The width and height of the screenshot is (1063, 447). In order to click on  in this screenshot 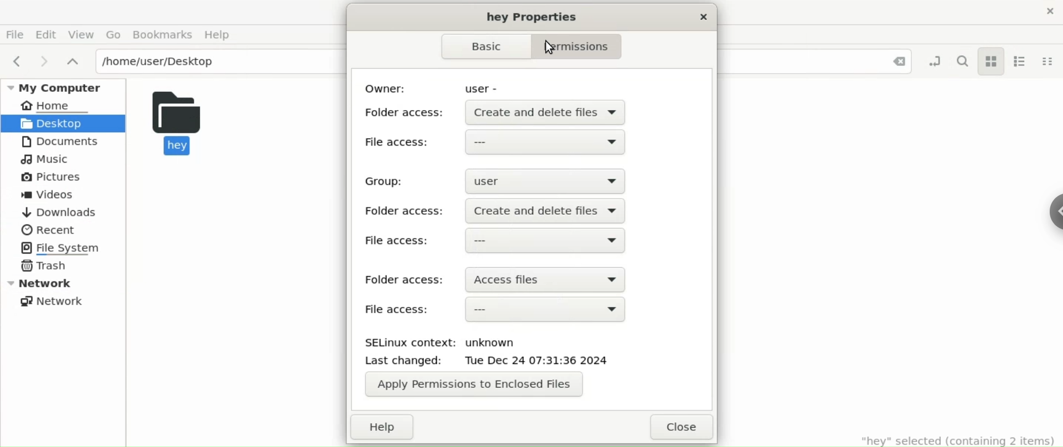, I will do `click(487, 48)`.